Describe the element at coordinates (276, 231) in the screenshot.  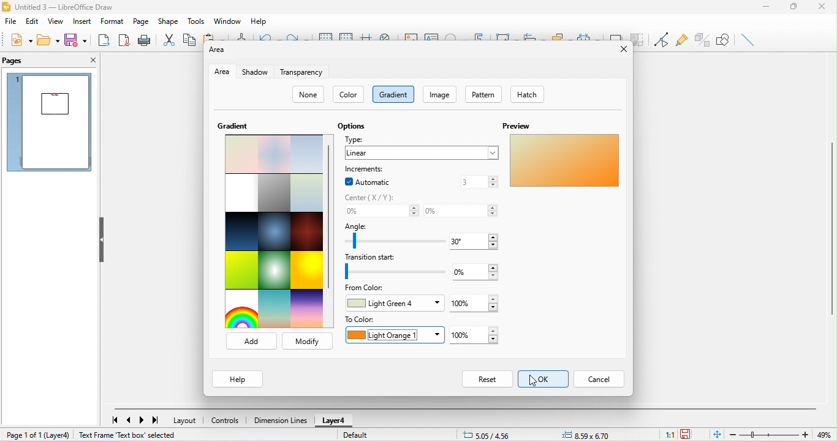
I see `deep ocean` at that location.